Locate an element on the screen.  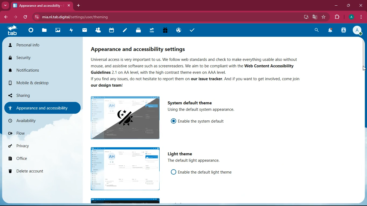
off is located at coordinates (174, 172).